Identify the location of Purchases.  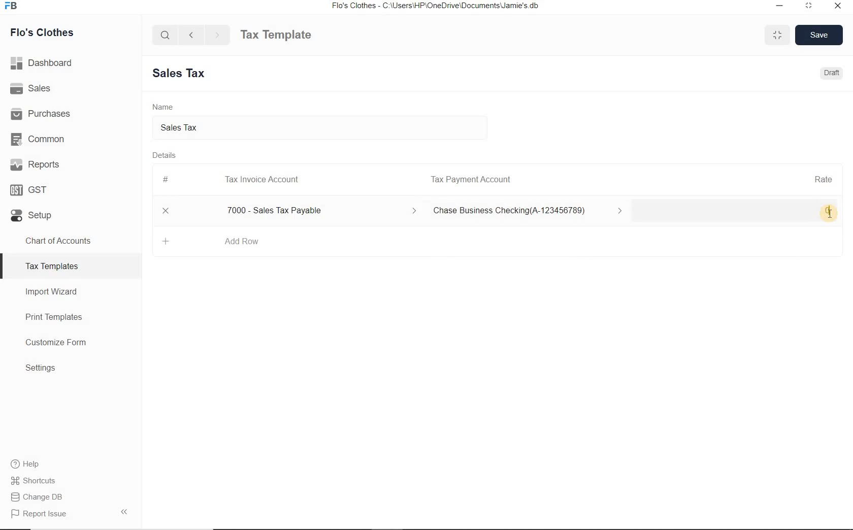
(71, 112).